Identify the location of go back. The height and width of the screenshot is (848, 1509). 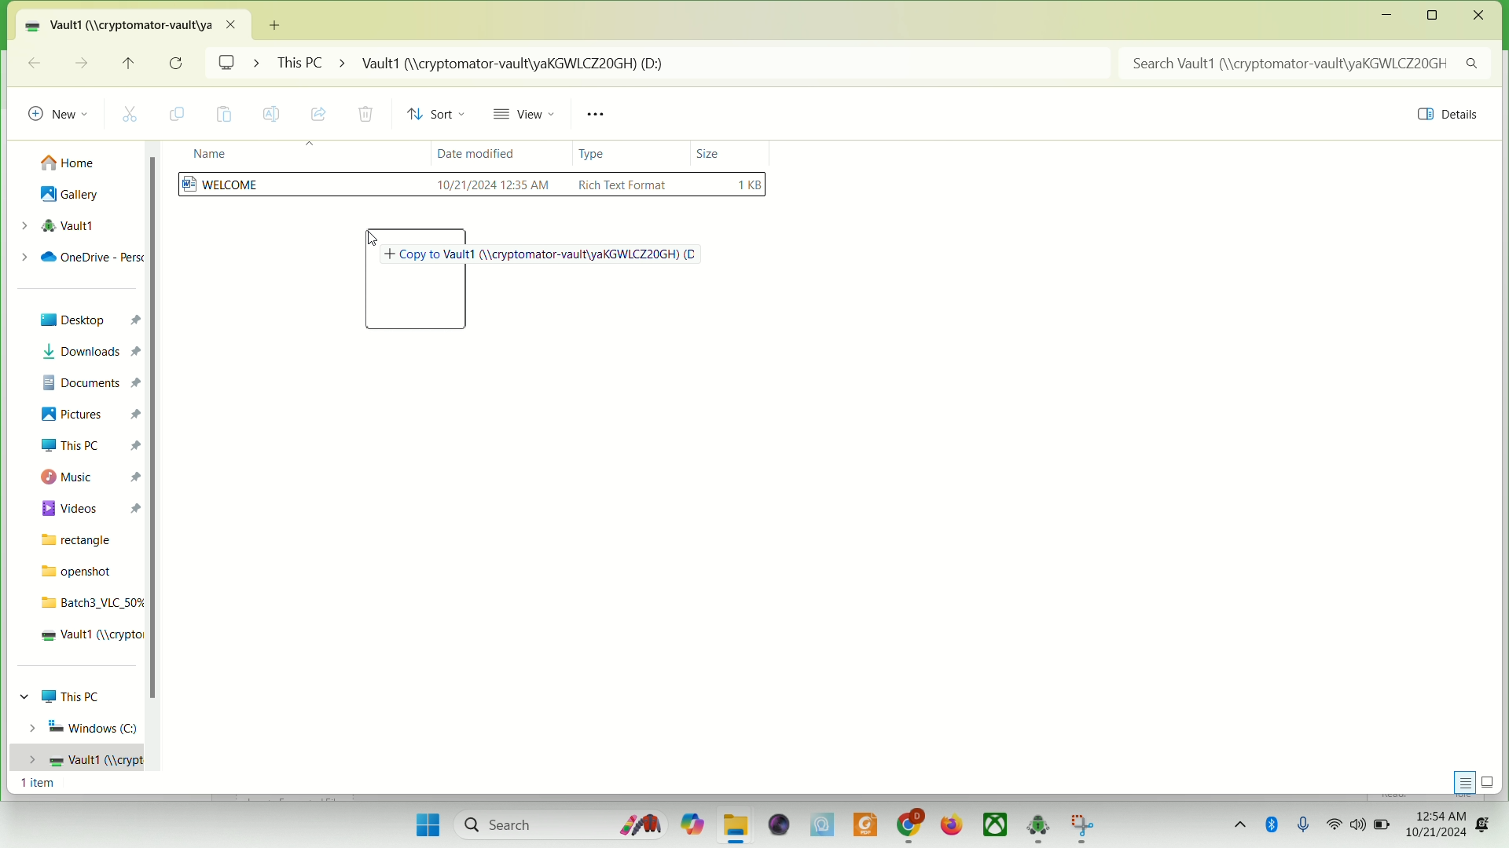
(34, 62).